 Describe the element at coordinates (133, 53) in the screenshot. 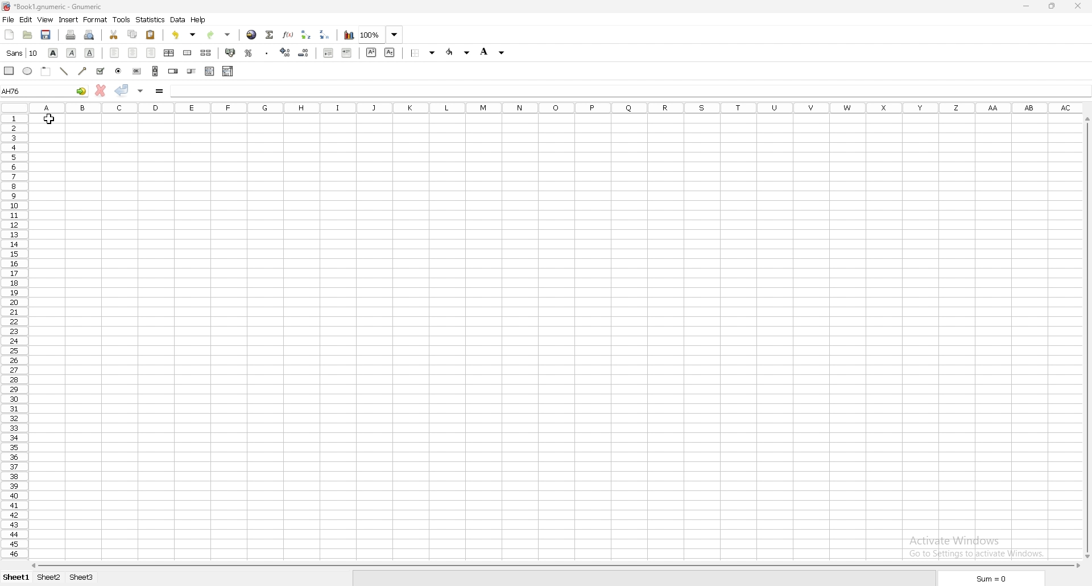

I see `center` at that location.